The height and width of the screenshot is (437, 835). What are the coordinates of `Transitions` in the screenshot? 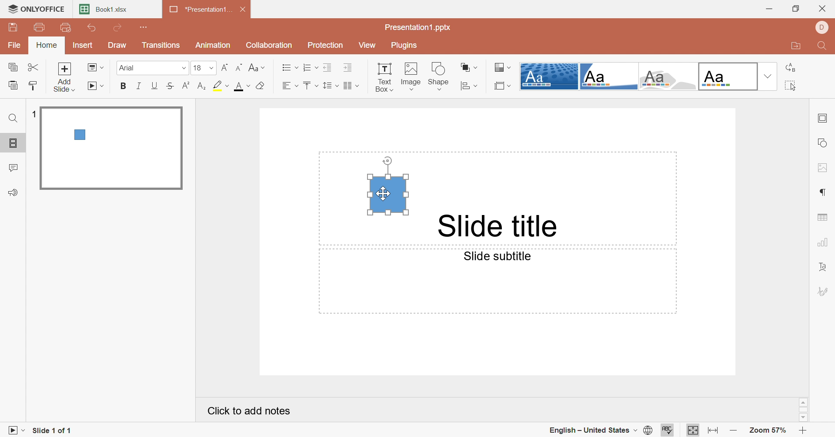 It's located at (161, 47).